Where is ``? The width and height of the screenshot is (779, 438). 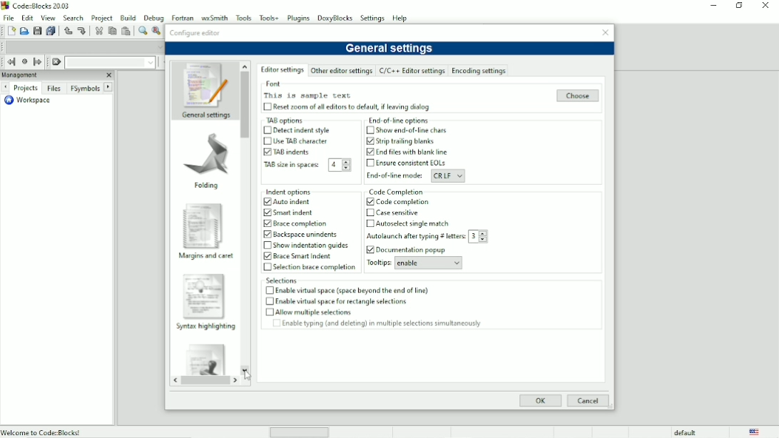  is located at coordinates (265, 223).